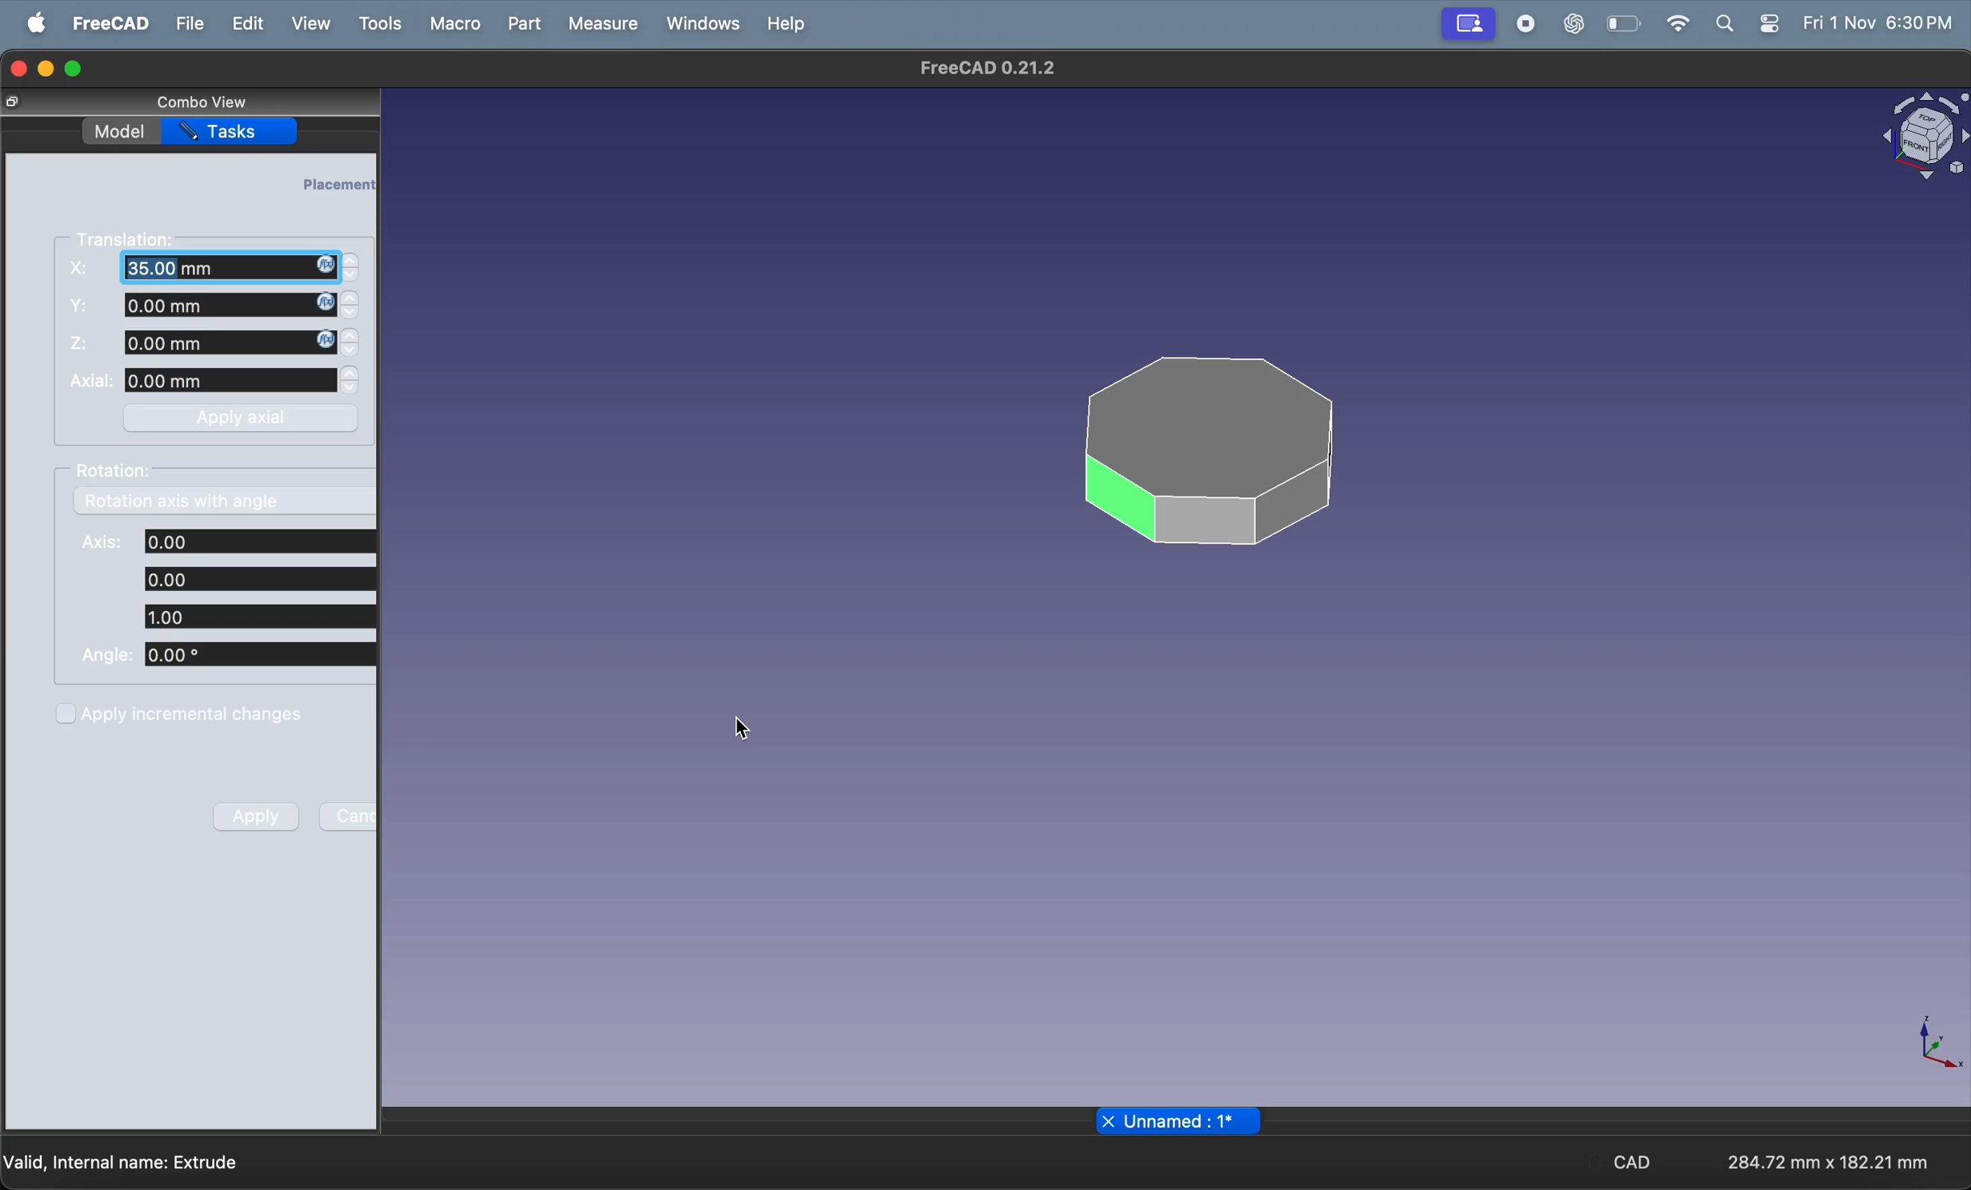 Image resolution: width=1971 pixels, height=1190 pixels. Describe the element at coordinates (1920, 132) in the screenshot. I see `object view` at that location.